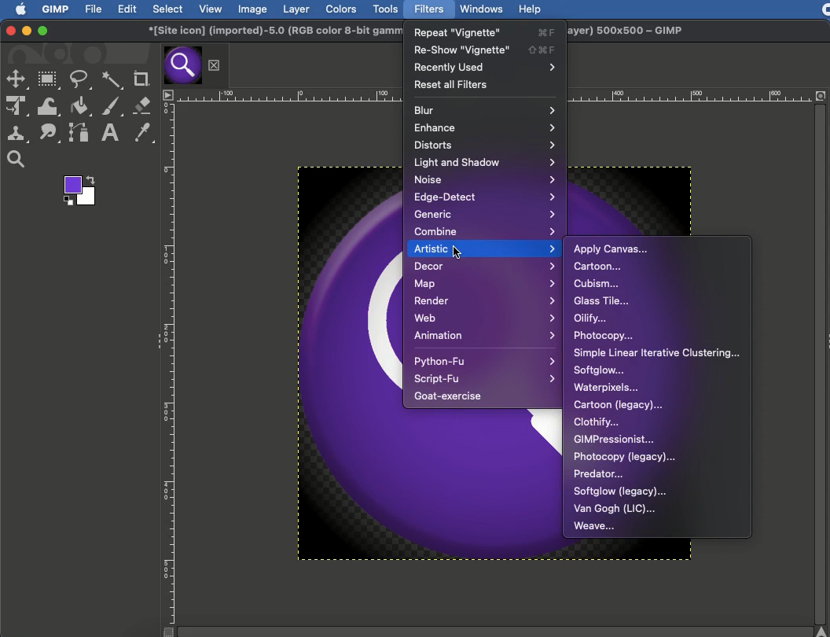 The image size is (830, 637). I want to click on Predator, so click(598, 473).